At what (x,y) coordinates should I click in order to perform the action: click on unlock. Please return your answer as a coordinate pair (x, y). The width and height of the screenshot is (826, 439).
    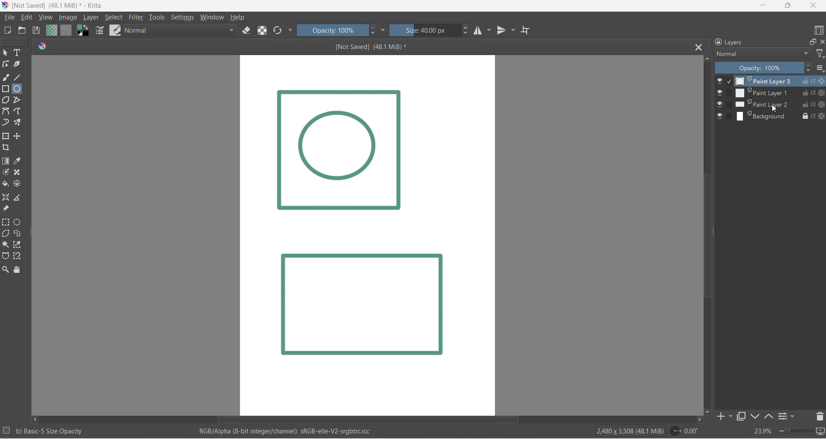
    Looking at the image, I should click on (803, 81).